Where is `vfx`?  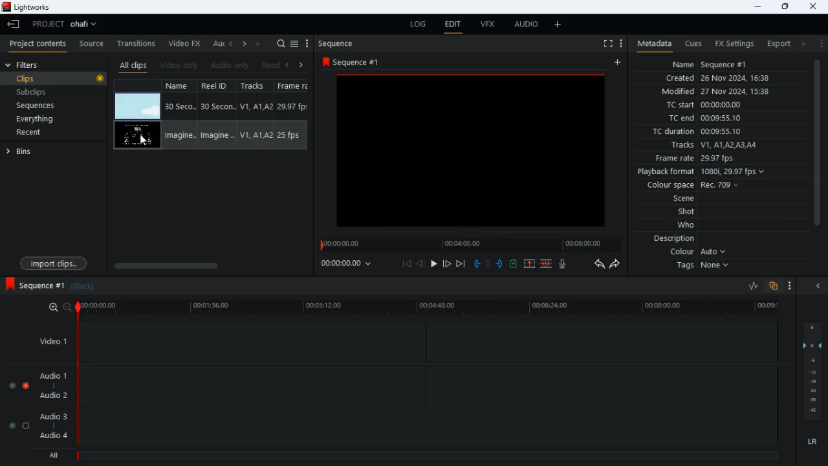 vfx is located at coordinates (485, 25).